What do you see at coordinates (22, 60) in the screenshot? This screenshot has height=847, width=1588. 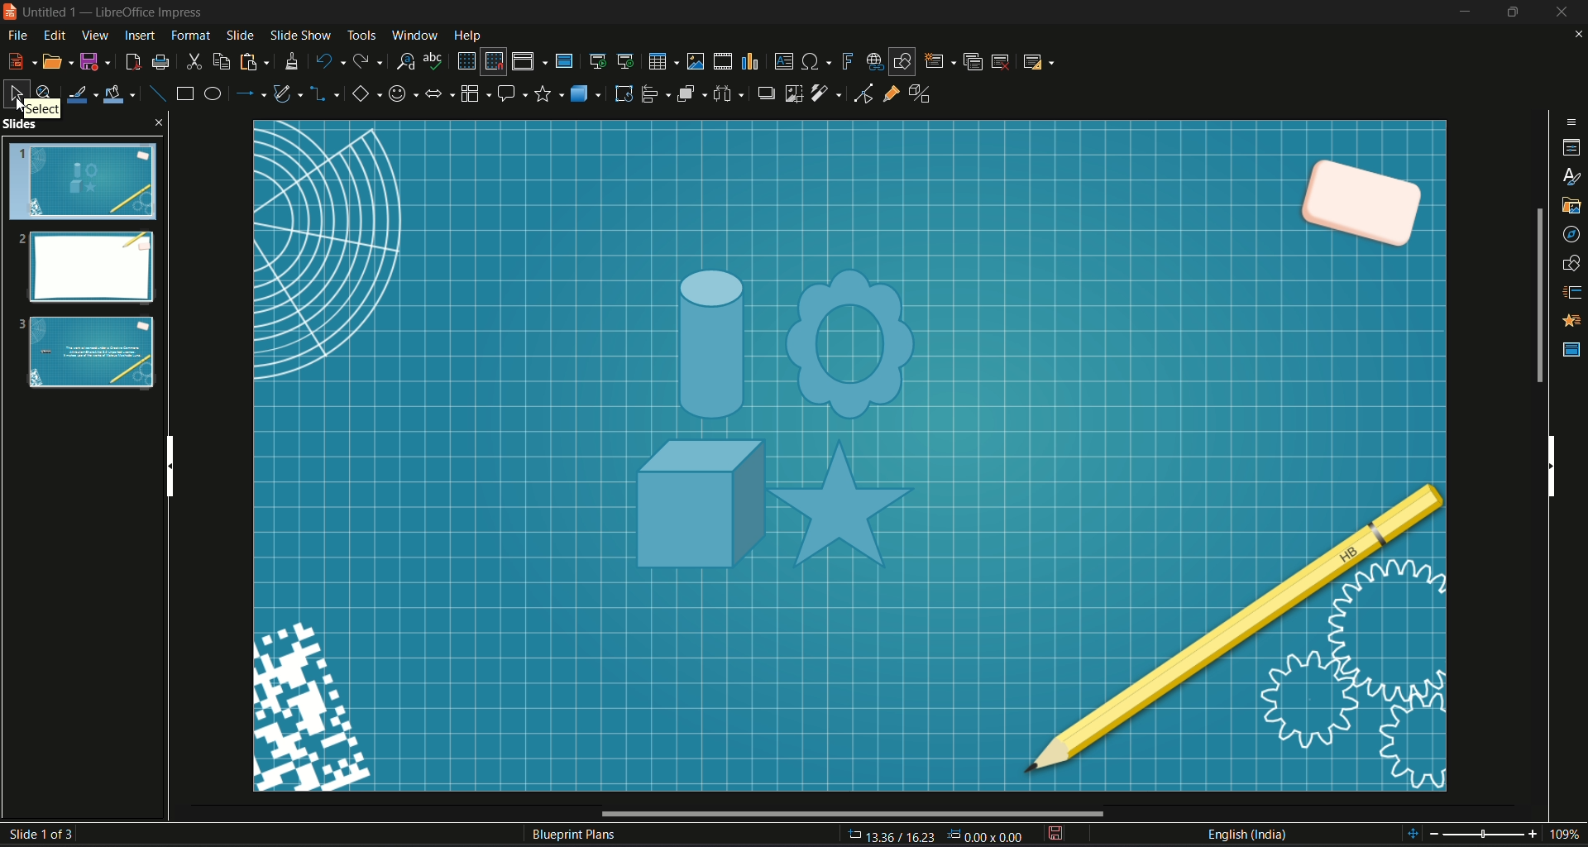 I see `new` at bounding box center [22, 60].